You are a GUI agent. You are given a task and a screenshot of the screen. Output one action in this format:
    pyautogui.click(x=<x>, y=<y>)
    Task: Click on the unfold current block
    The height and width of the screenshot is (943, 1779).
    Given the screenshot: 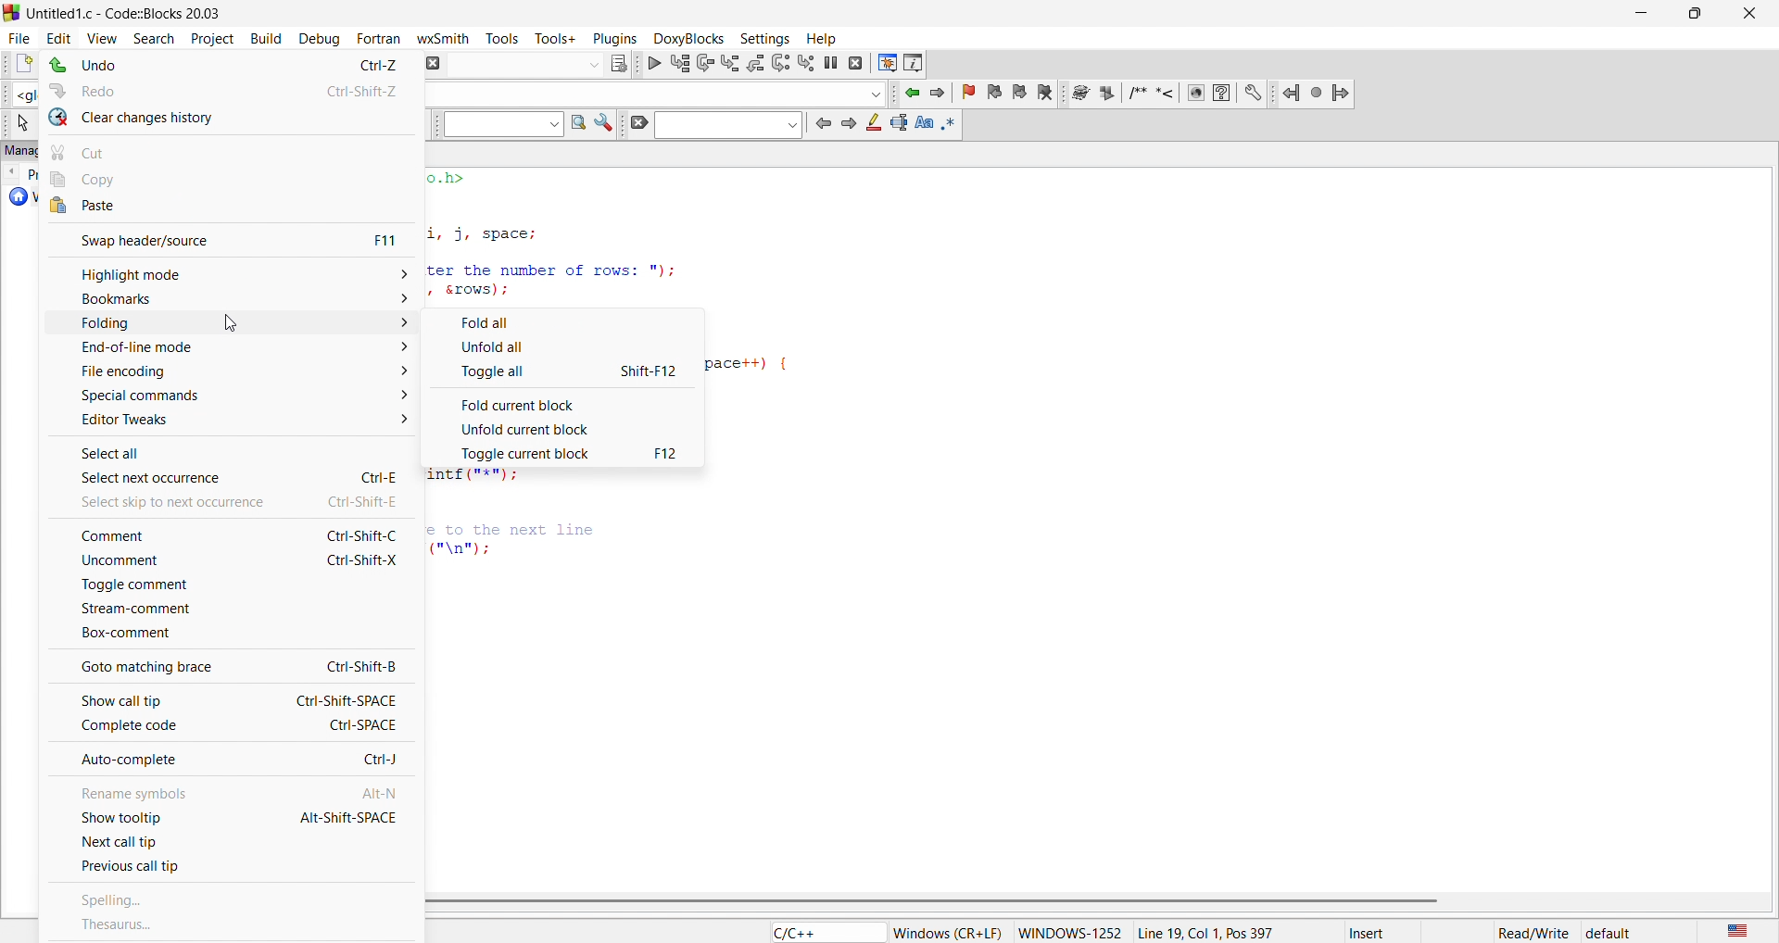 What is the action you would take?
    pyautogui.click(x=565, y=428)
    